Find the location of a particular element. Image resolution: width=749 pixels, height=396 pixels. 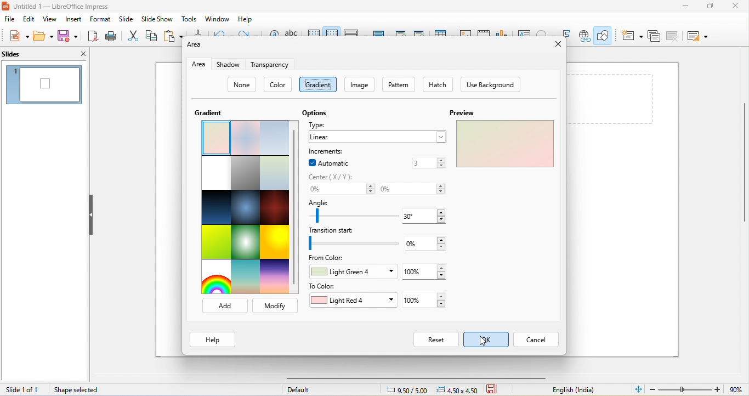

maximize is located at coordinates (711, 7).